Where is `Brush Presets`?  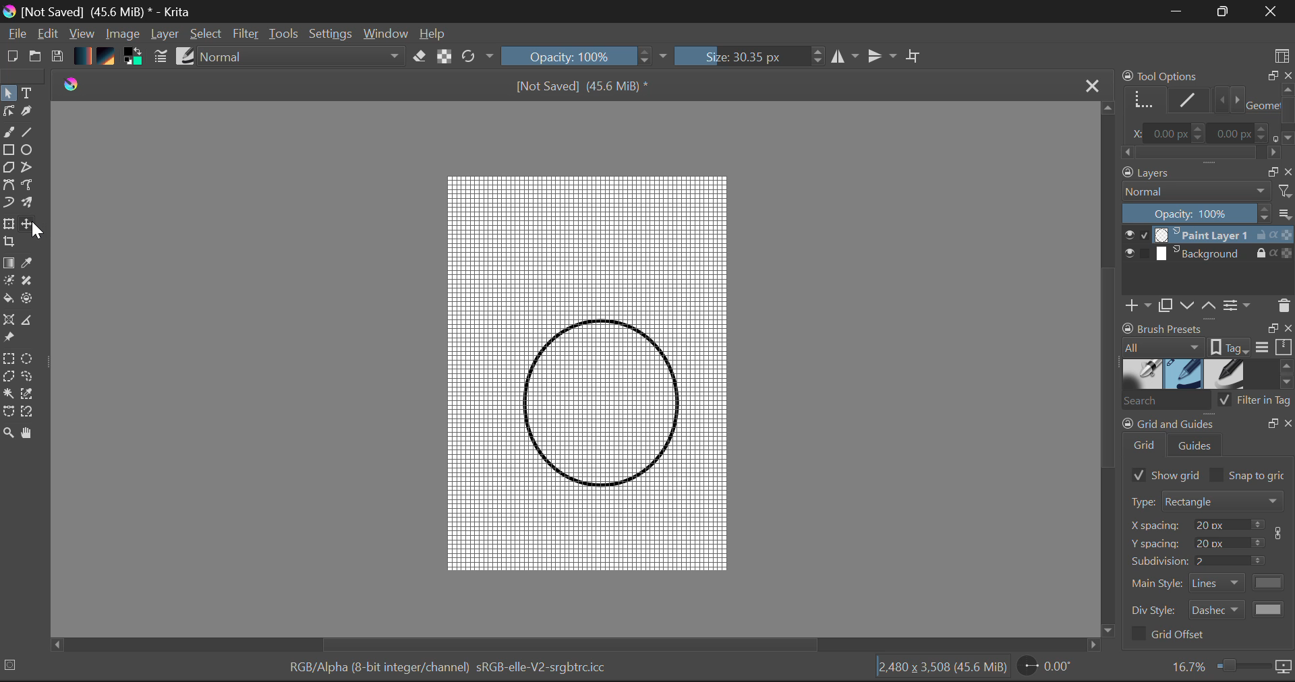 Brush Presets is located at coordinates (1207, 374).